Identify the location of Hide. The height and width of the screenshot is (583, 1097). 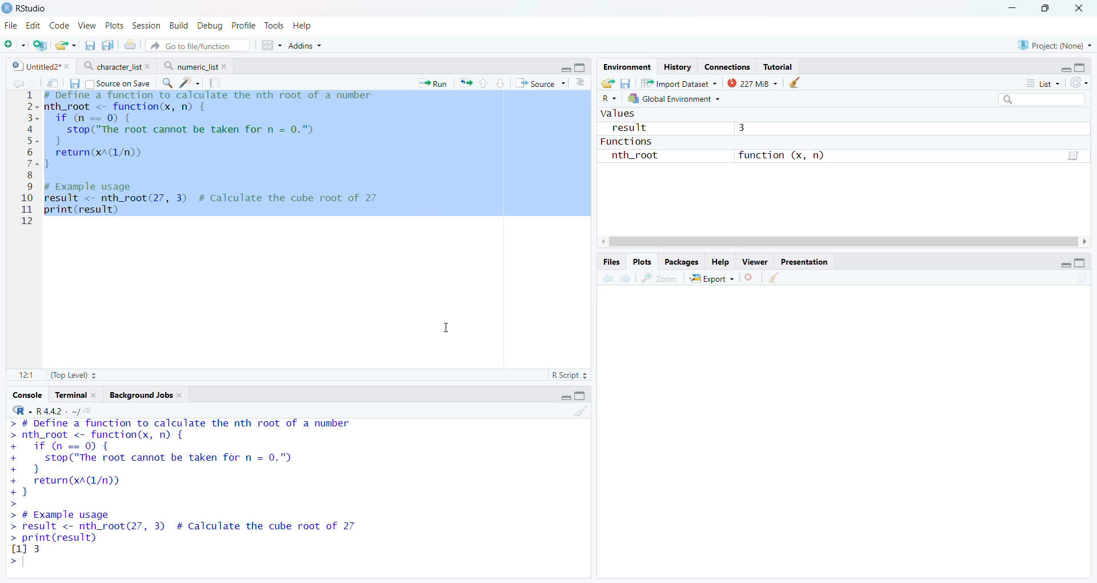
(1065, 68).